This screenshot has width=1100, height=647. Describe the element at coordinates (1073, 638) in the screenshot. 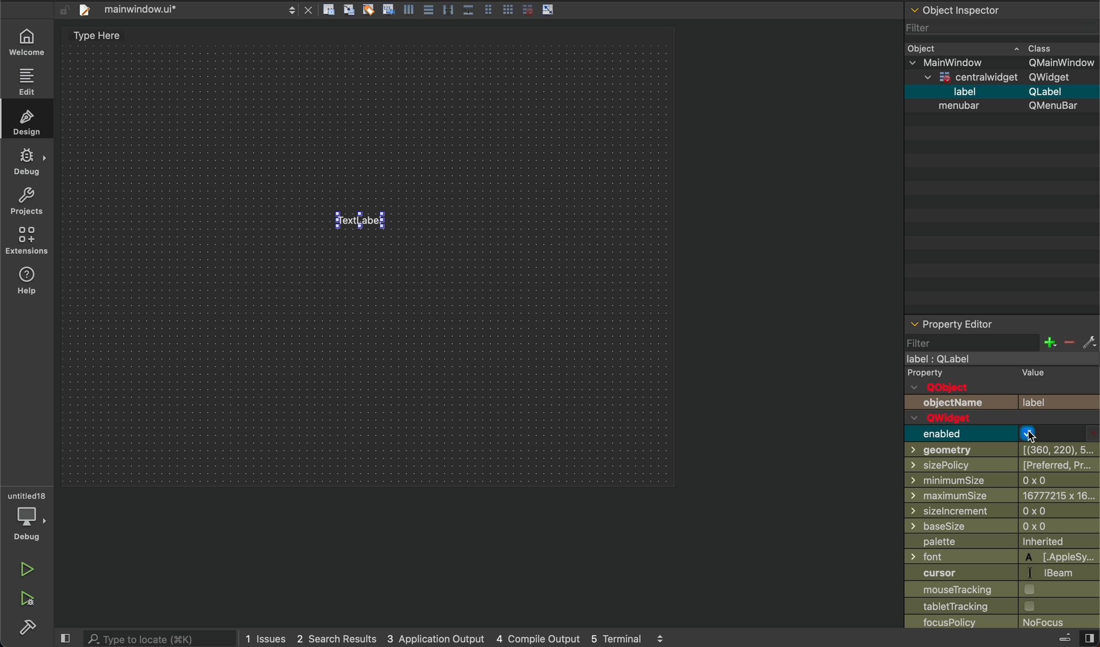

I see `close slidebar` at that location.